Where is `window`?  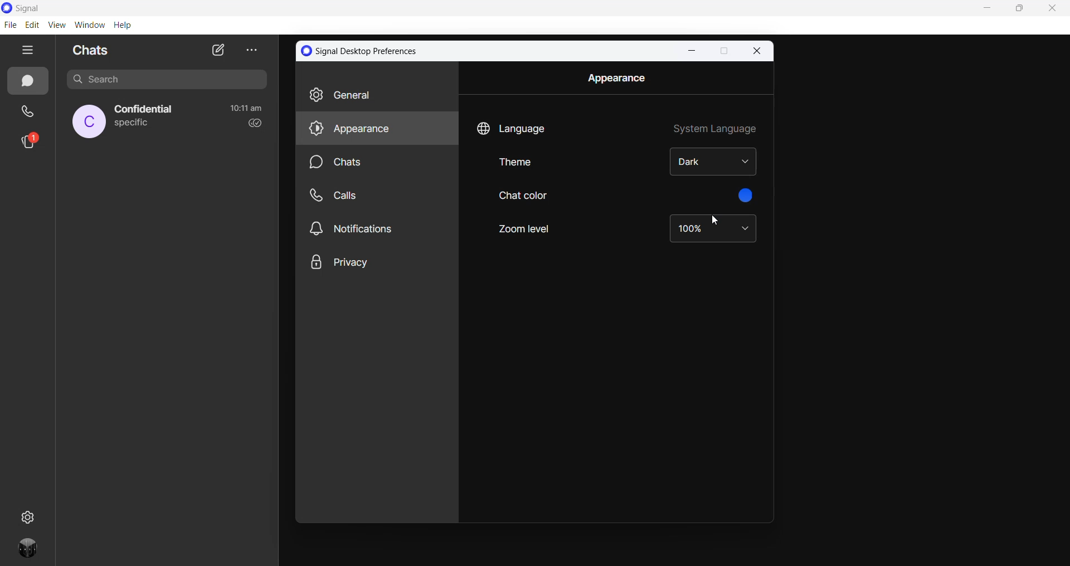
window is located at coordinates (89, 25).